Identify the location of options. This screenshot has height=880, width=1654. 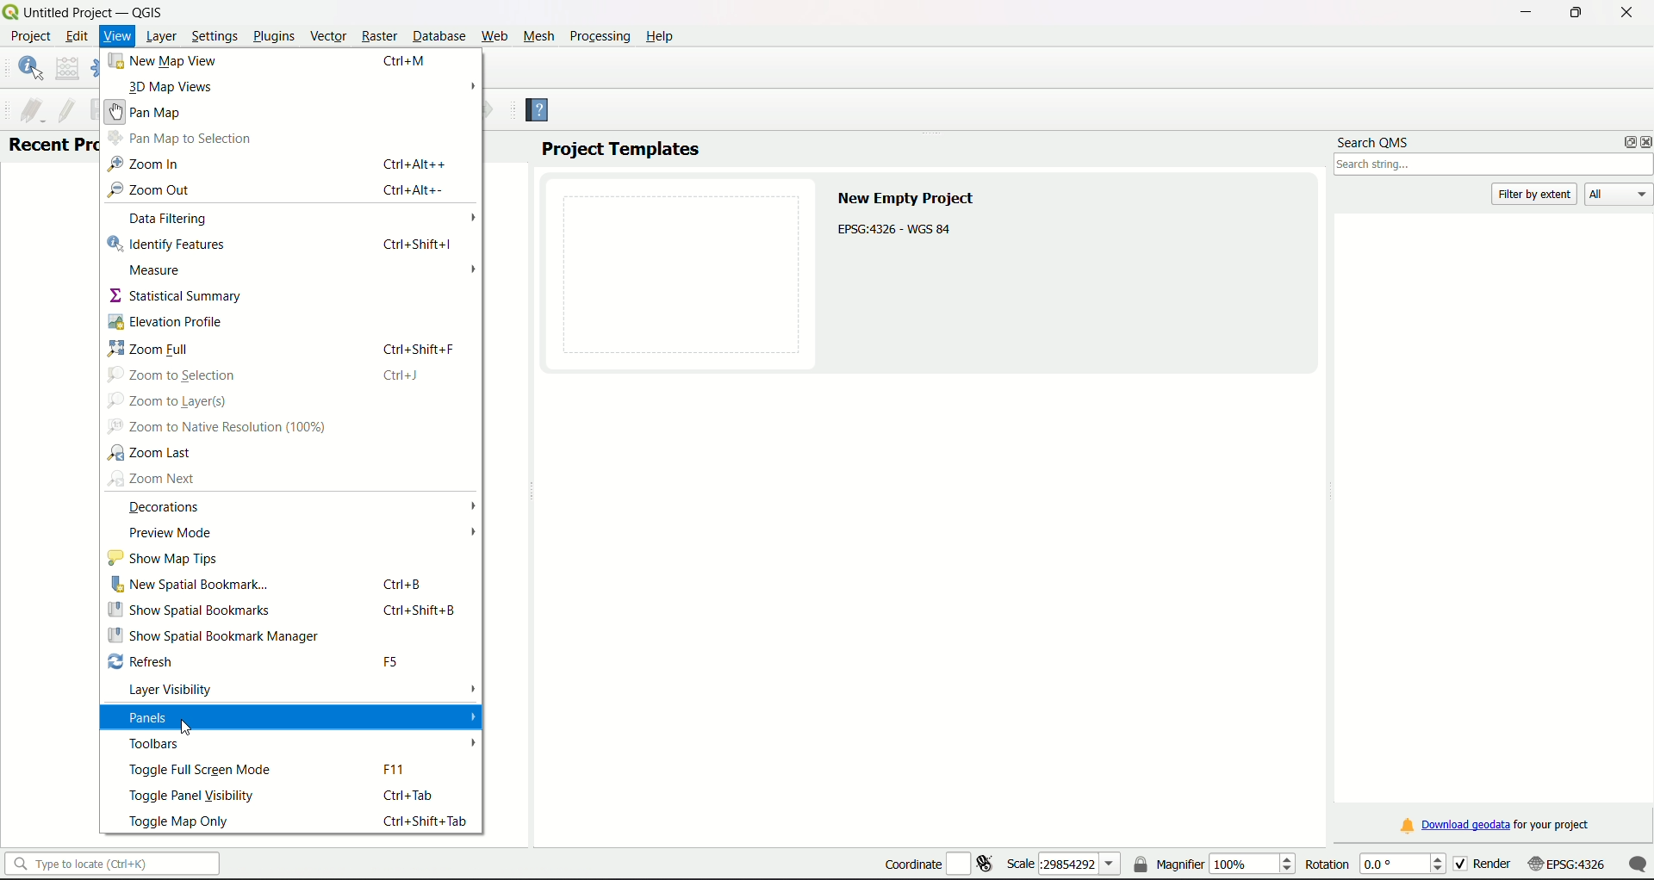
(1624, 142).